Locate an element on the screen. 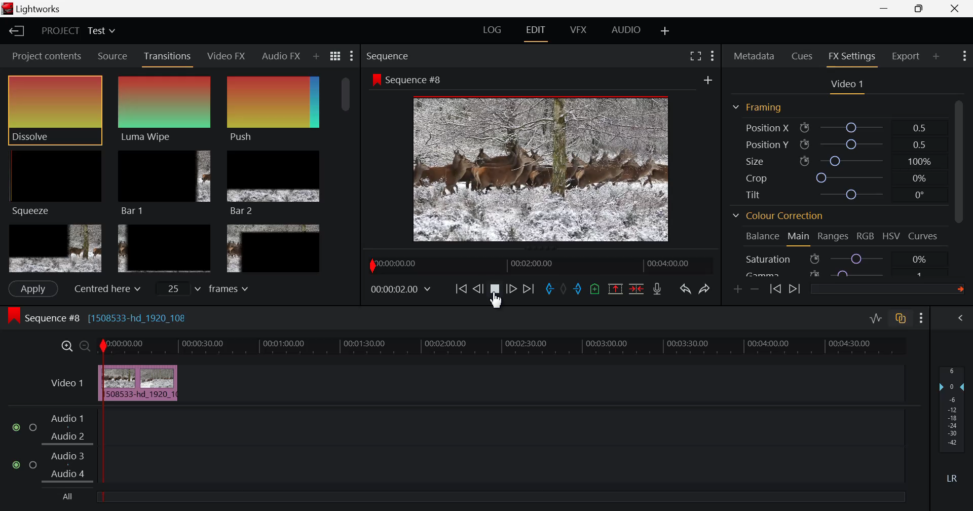 This screenshot has height=511, width=973. Lightworks is located at coordinates (36, 9).